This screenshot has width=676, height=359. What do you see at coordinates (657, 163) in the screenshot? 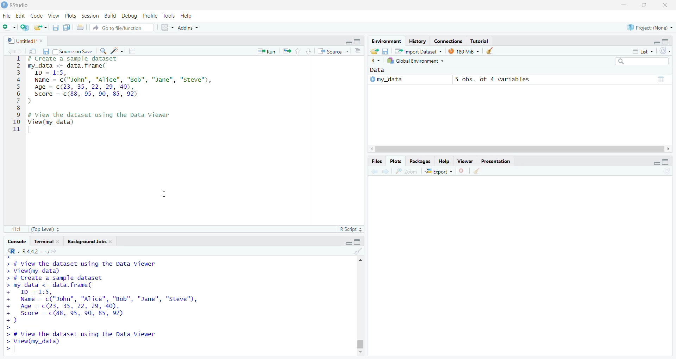
I see `minimize` at bounding box center [657, 163].